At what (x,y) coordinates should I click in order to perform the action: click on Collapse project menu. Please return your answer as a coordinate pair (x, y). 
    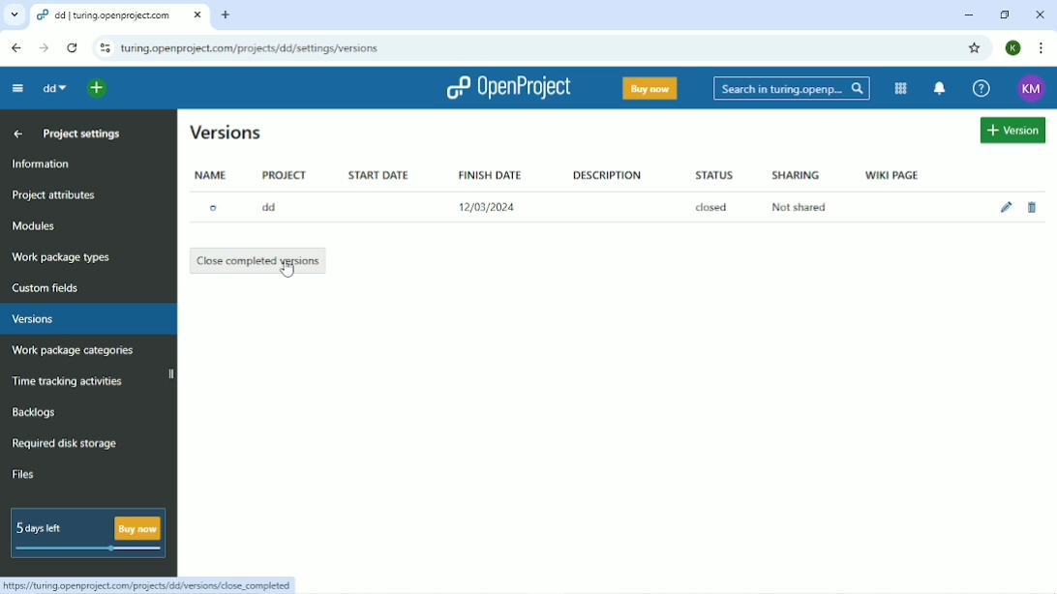
    Looking at the image, I should click on (15, 88).